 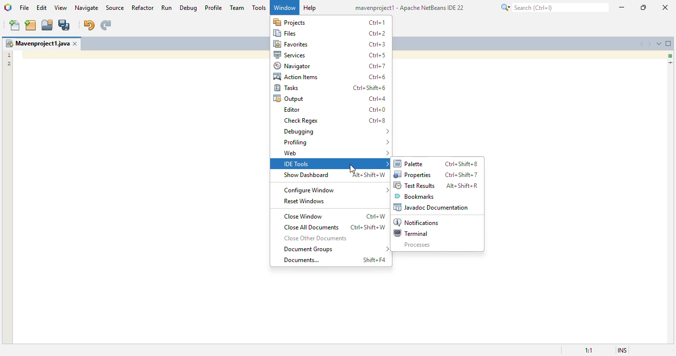 What do you see at coordinates (9, 64) in the screenshot?
I see `2` at bounding box center [9, 64].